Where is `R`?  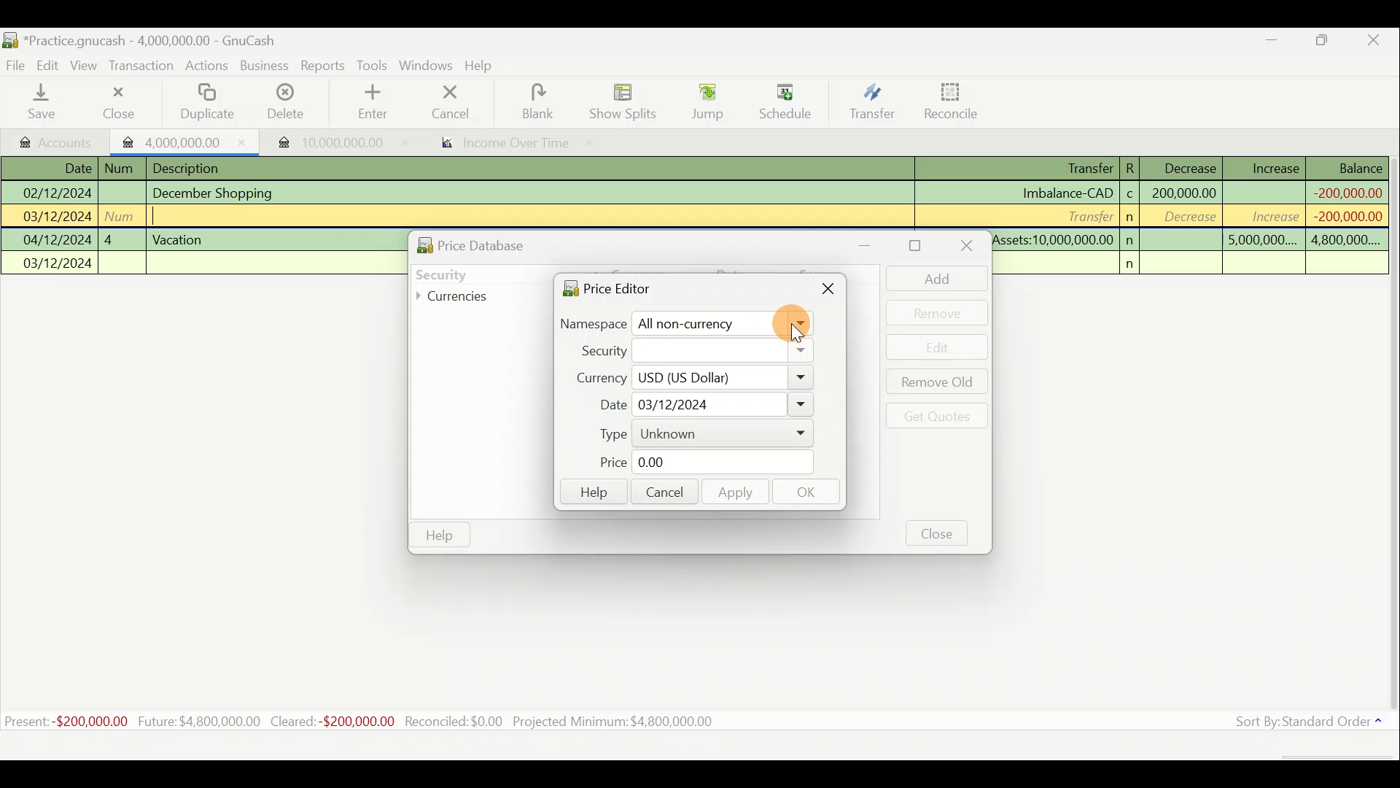 R is located at coordinates (1135, 167).